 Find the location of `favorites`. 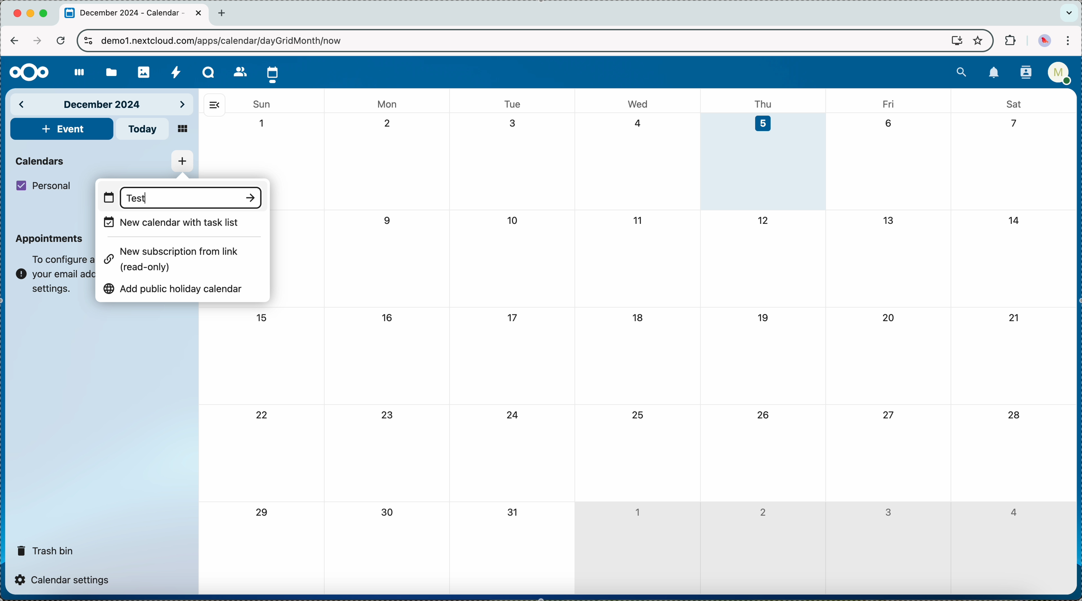

favorites is located at coordinates (977, 40).